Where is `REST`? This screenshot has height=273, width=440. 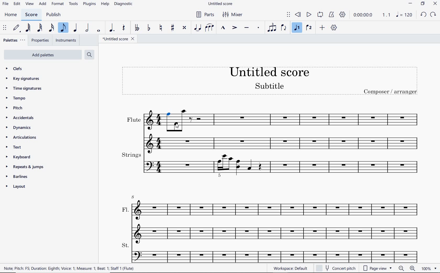 REST is located at coordinates (124, 28).